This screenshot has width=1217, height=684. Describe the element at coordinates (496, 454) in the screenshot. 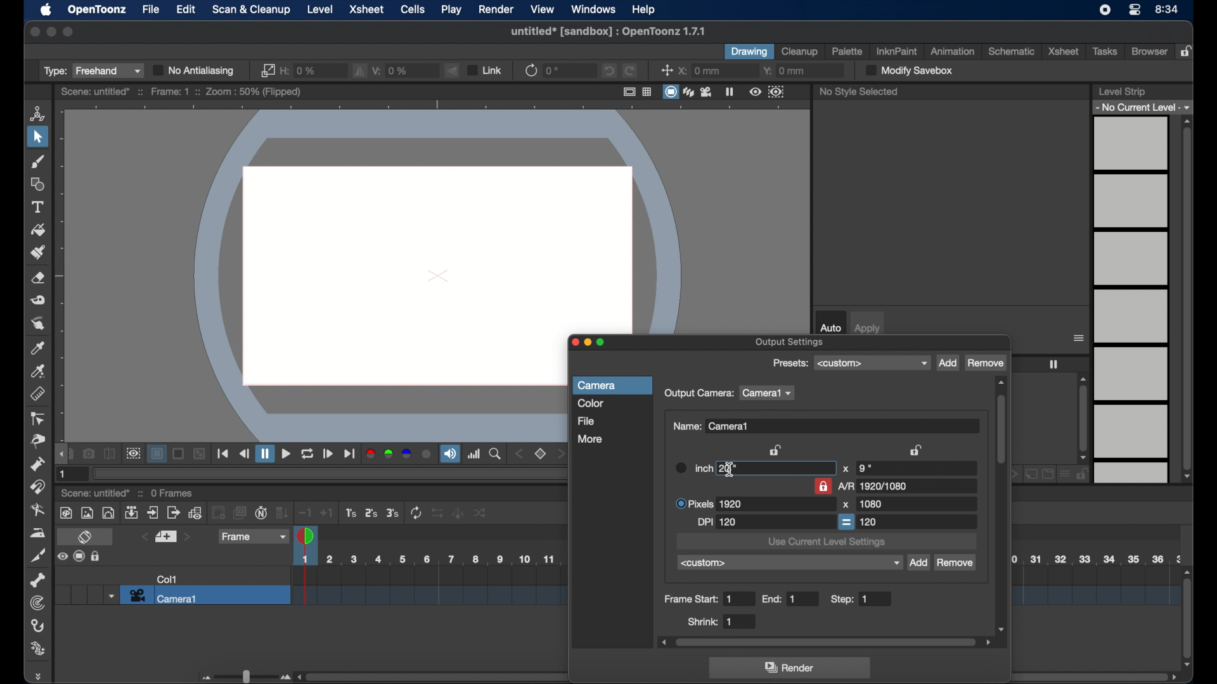

I see `zoom` at that location.